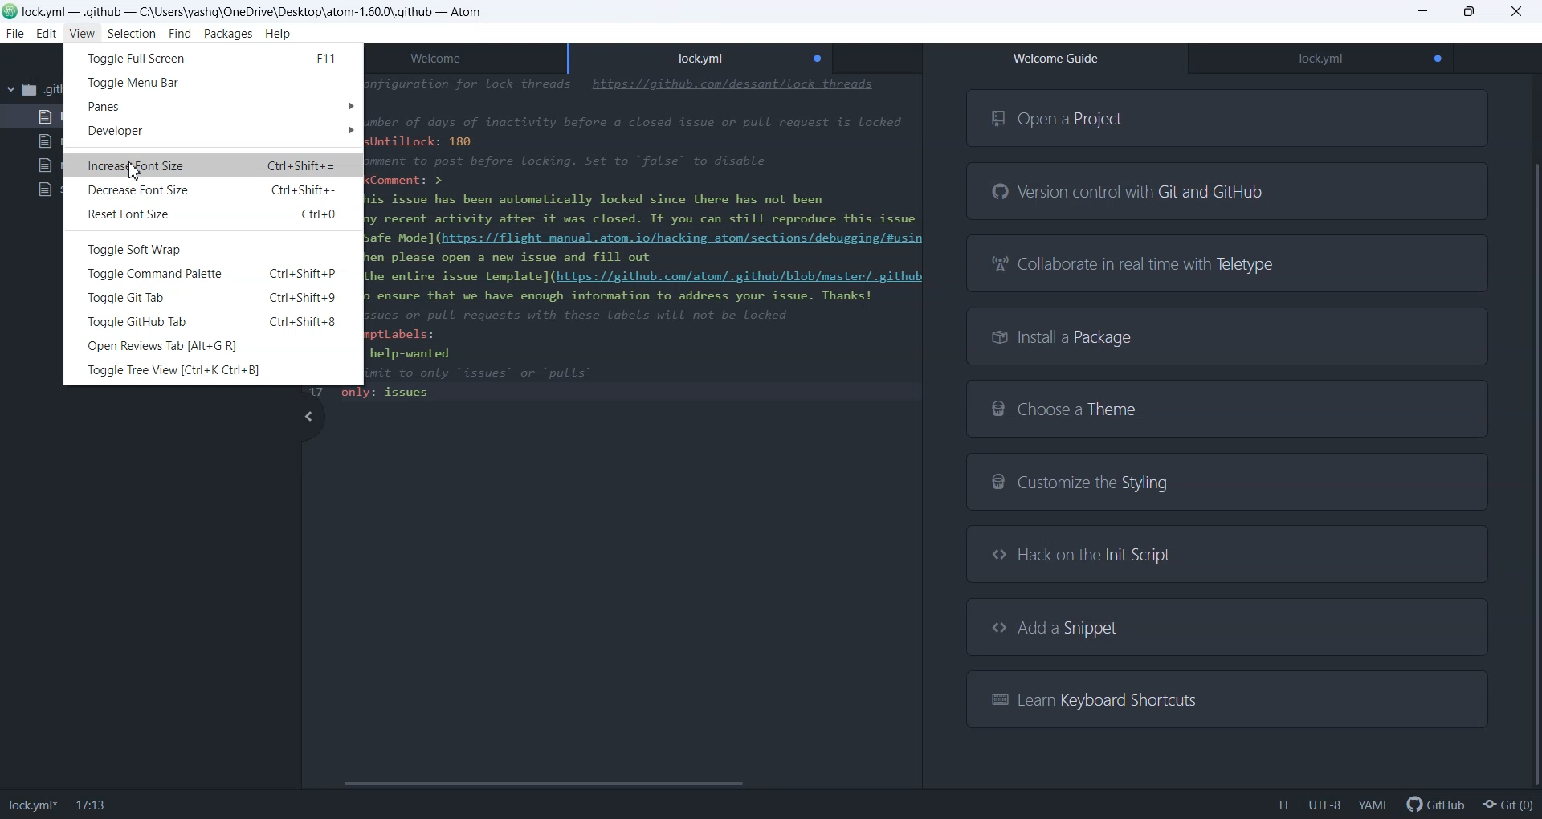  I want to click on Toggle git hub Tab, so click(213, 320).